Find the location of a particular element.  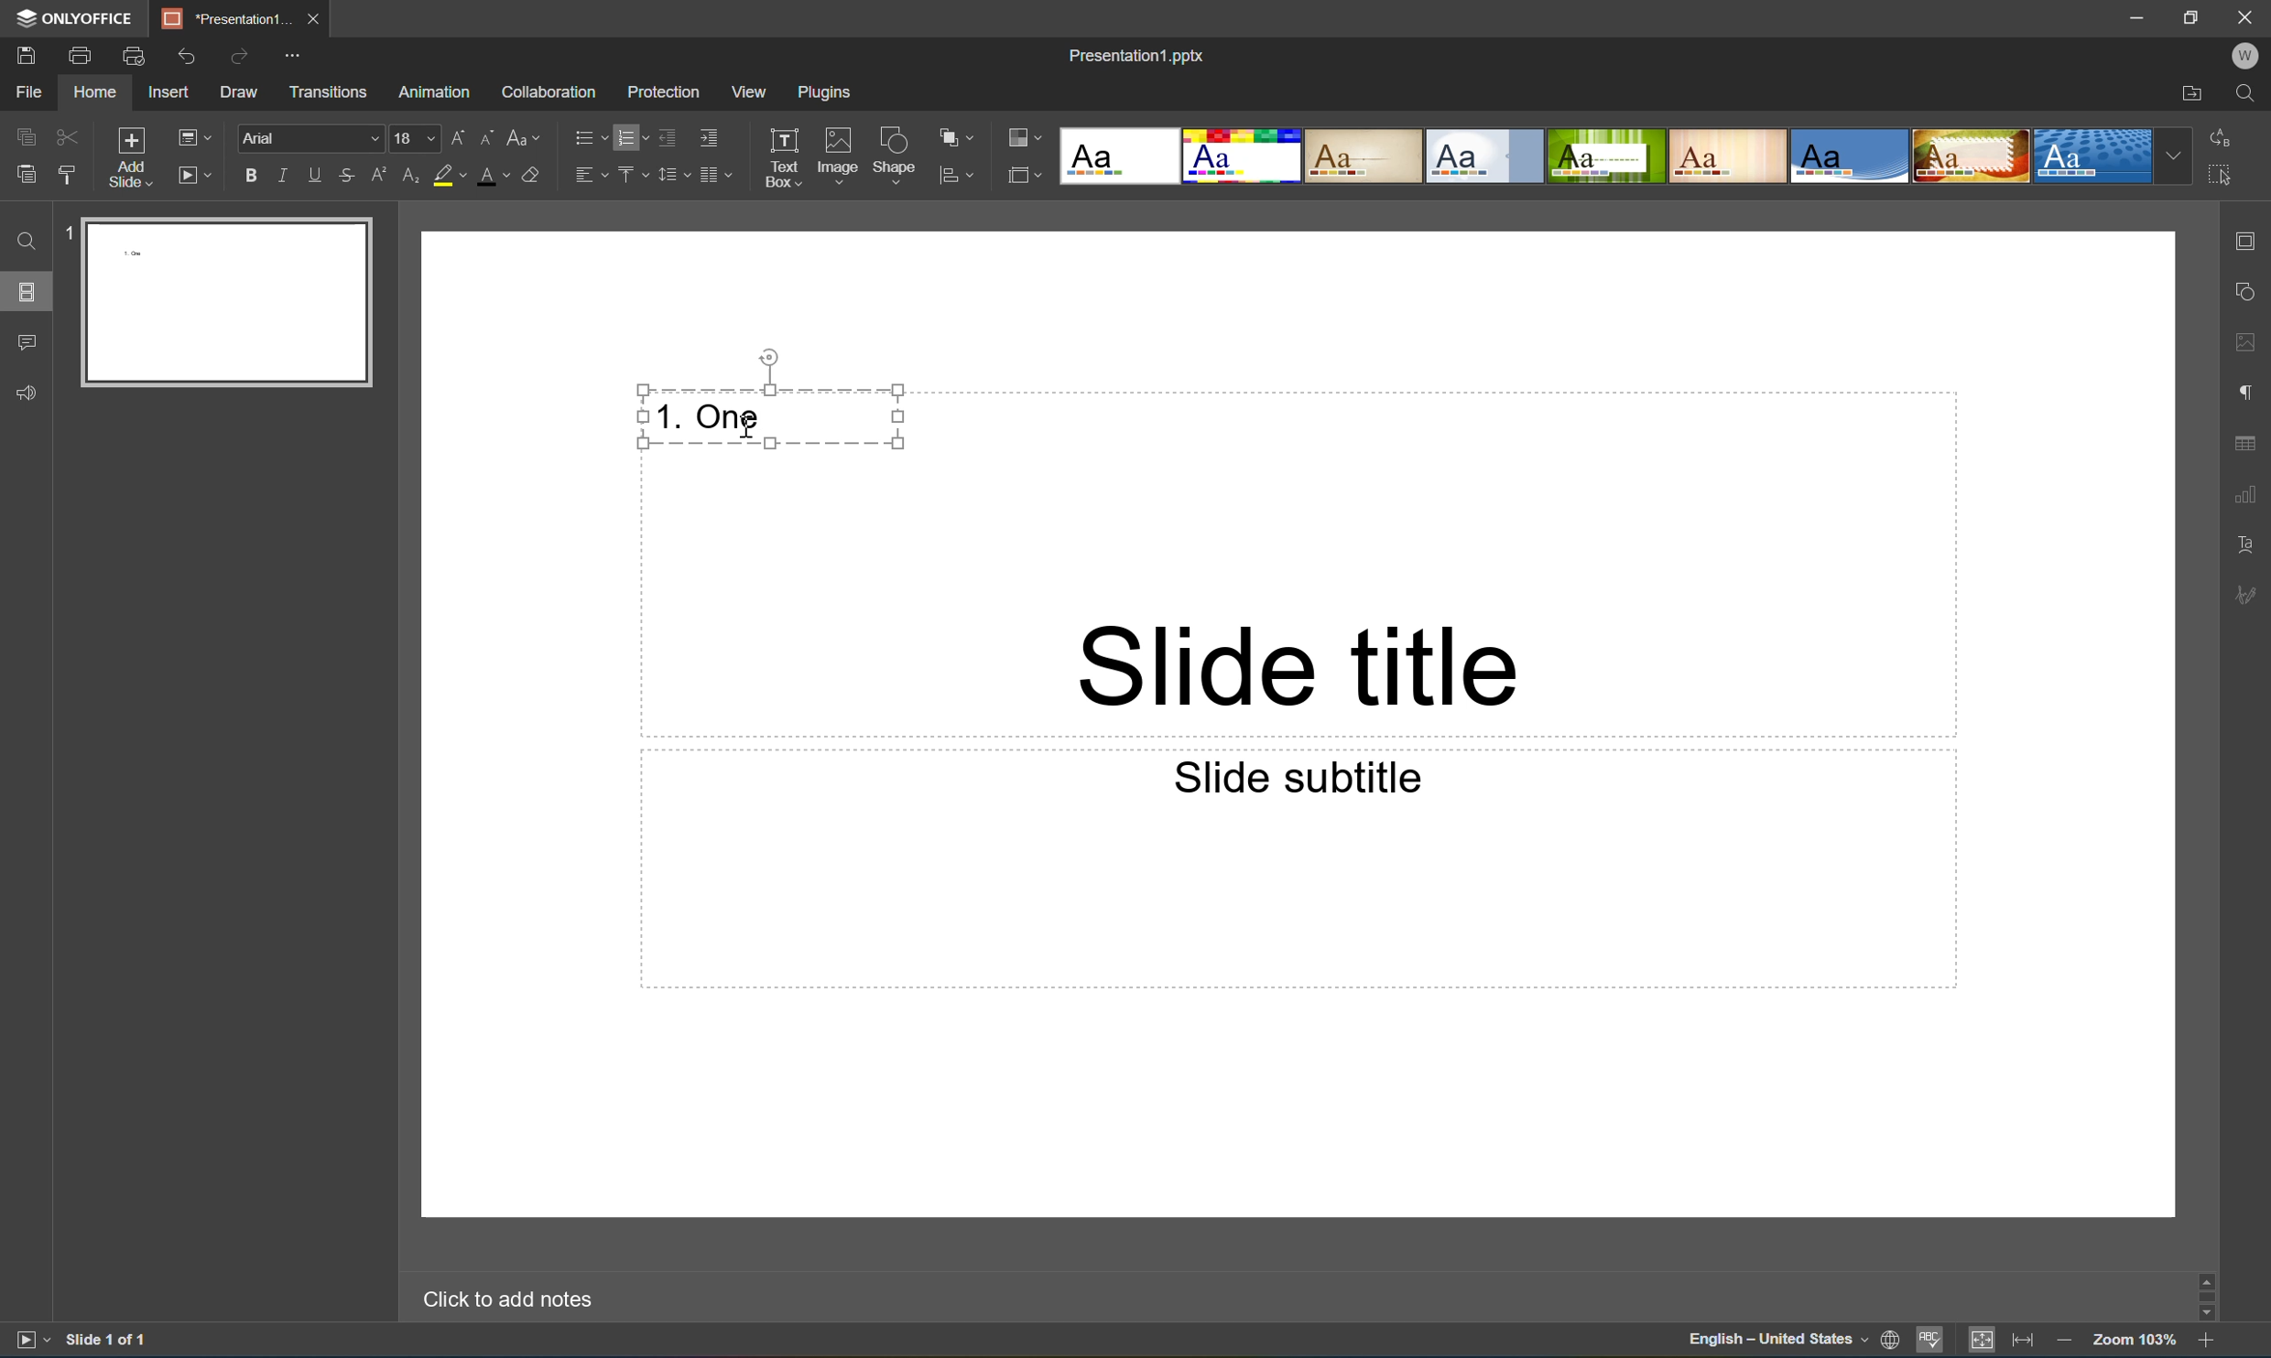

Zoom 103% is located at coordinates (2135, 1343).